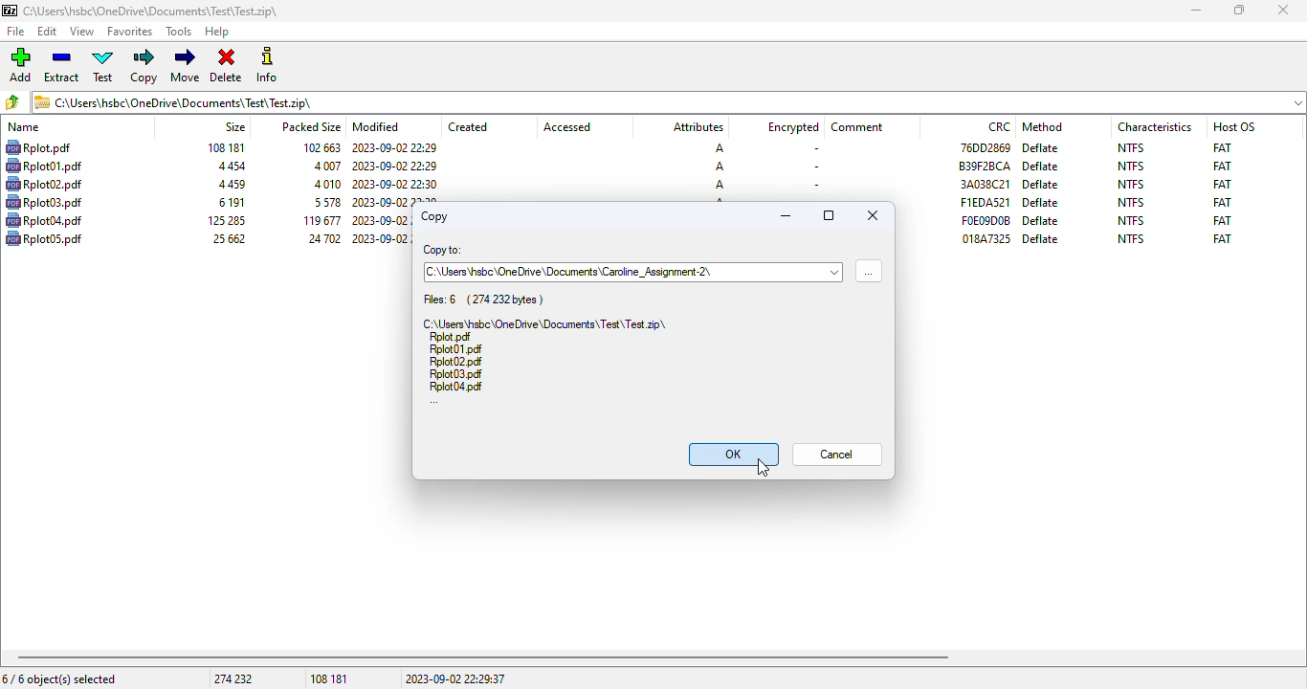  I want to click on favorites, so click(130, 32).